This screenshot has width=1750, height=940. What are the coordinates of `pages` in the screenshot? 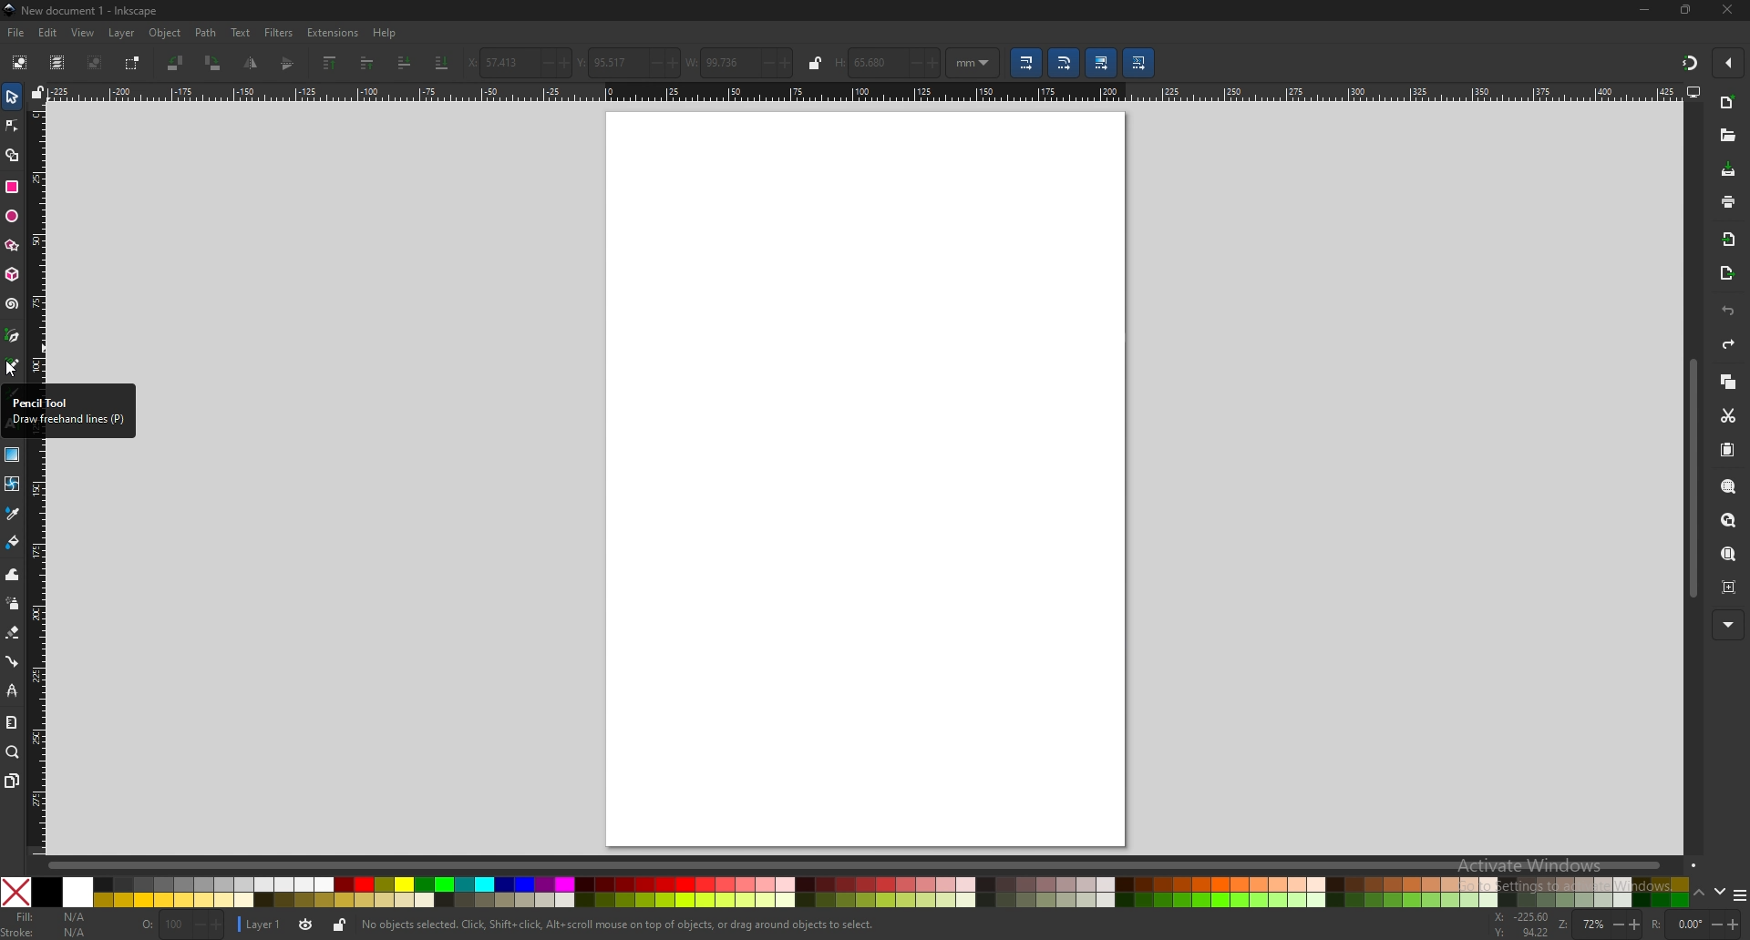 It's located at (11, 781).